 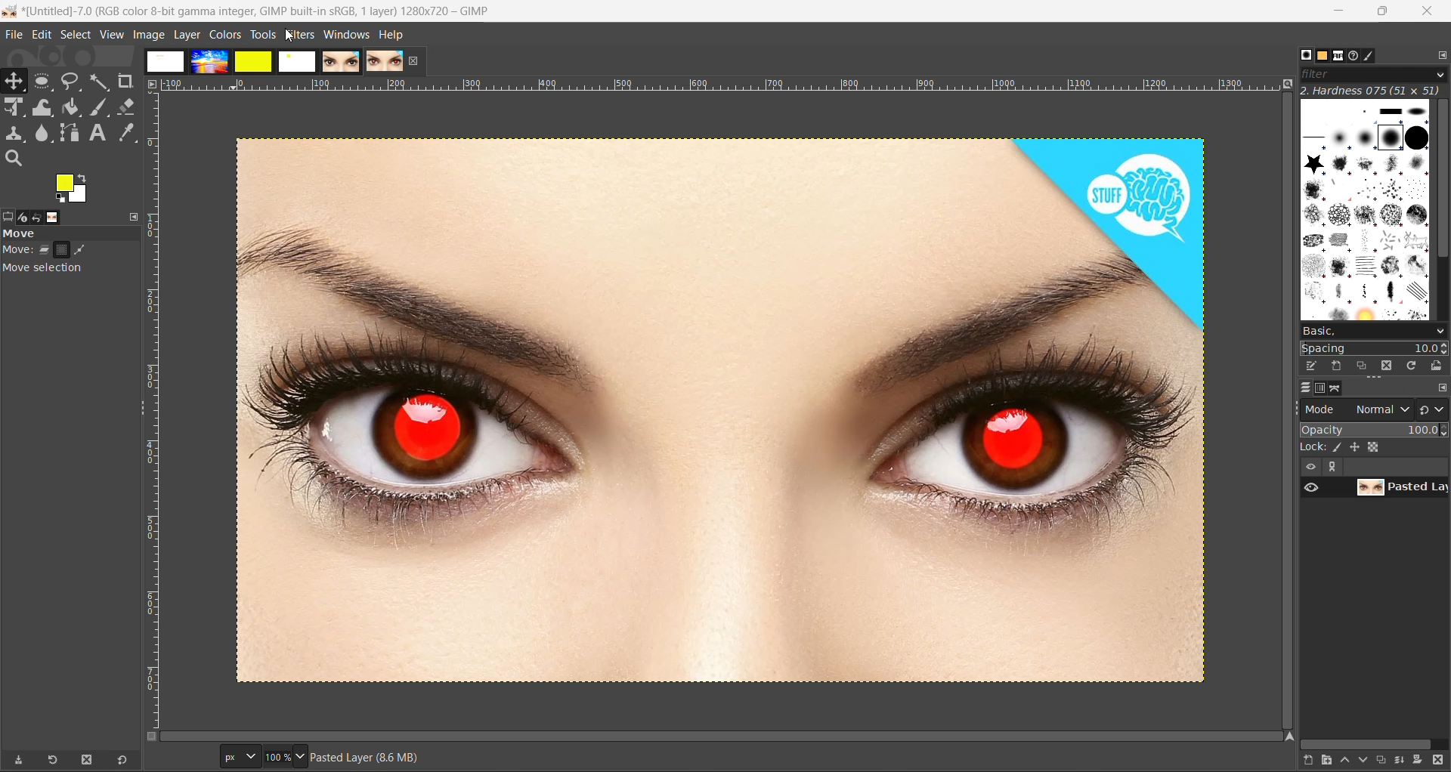 I want to click on switch to another group, so click(x=1432, y=409).